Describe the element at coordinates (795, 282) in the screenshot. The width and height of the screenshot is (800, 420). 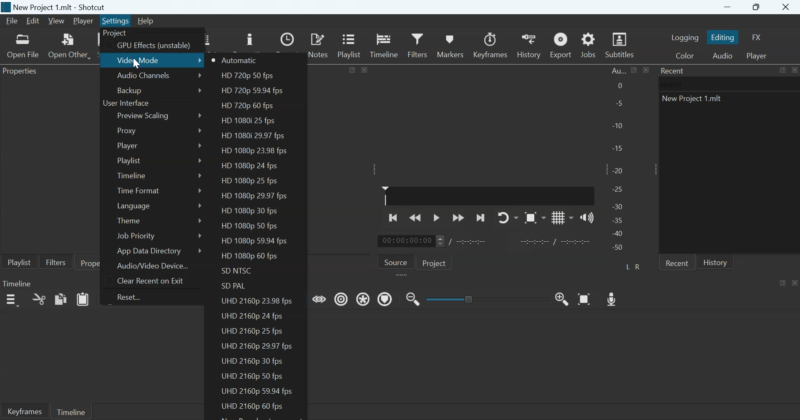
I see `Close` at that location.